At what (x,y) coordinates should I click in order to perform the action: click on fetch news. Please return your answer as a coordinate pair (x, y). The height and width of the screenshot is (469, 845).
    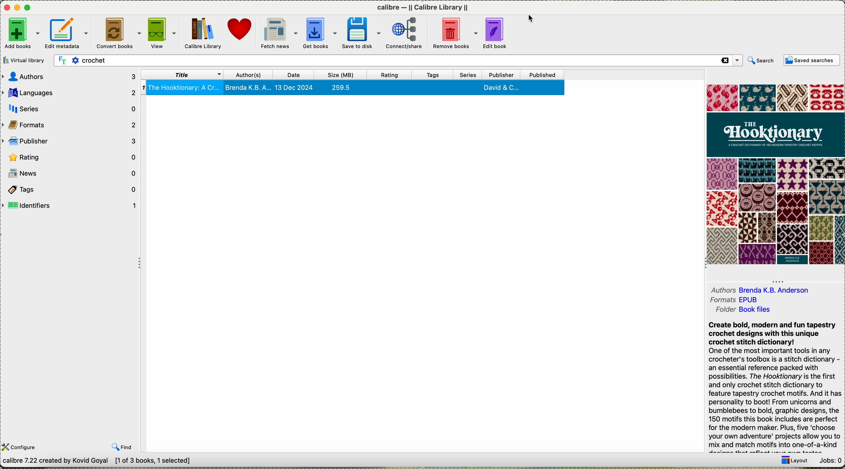
    Looking at the image, I should click on (278, 33).